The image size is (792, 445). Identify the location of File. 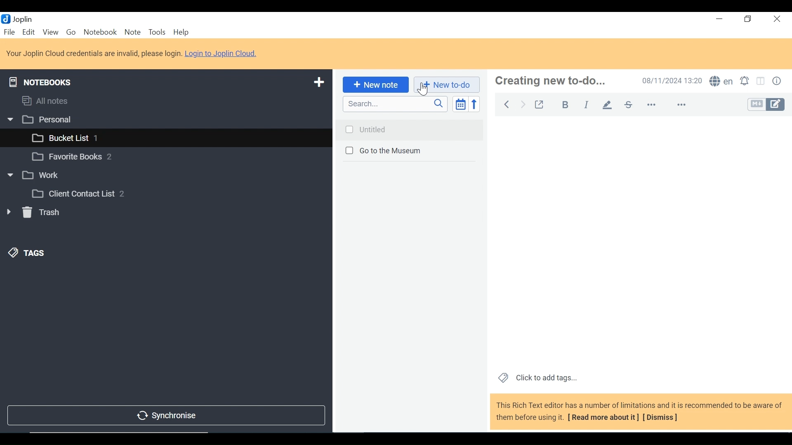
(10, 33).